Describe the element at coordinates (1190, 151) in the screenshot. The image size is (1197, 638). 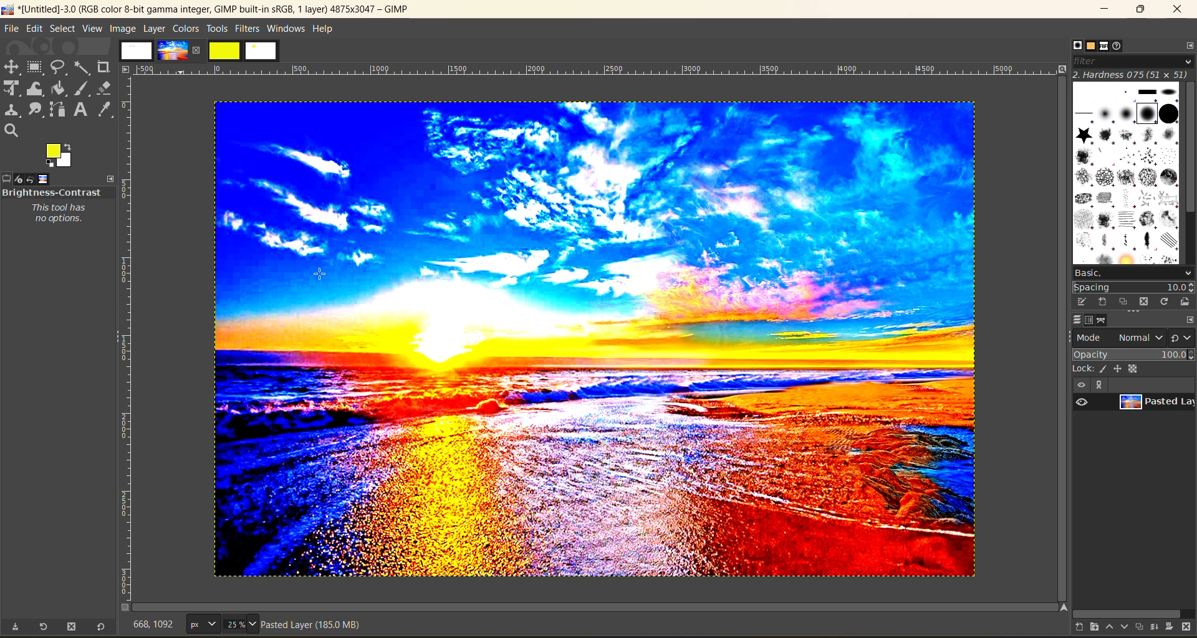
I see `vertical scroll bar` at that location.